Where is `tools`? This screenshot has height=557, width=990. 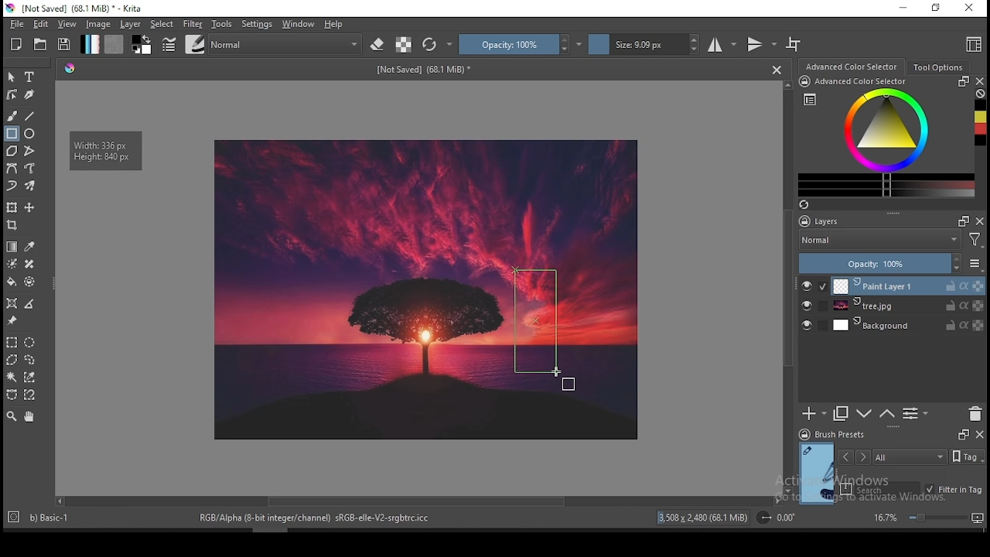 tools is located at coordinates (222, 25).